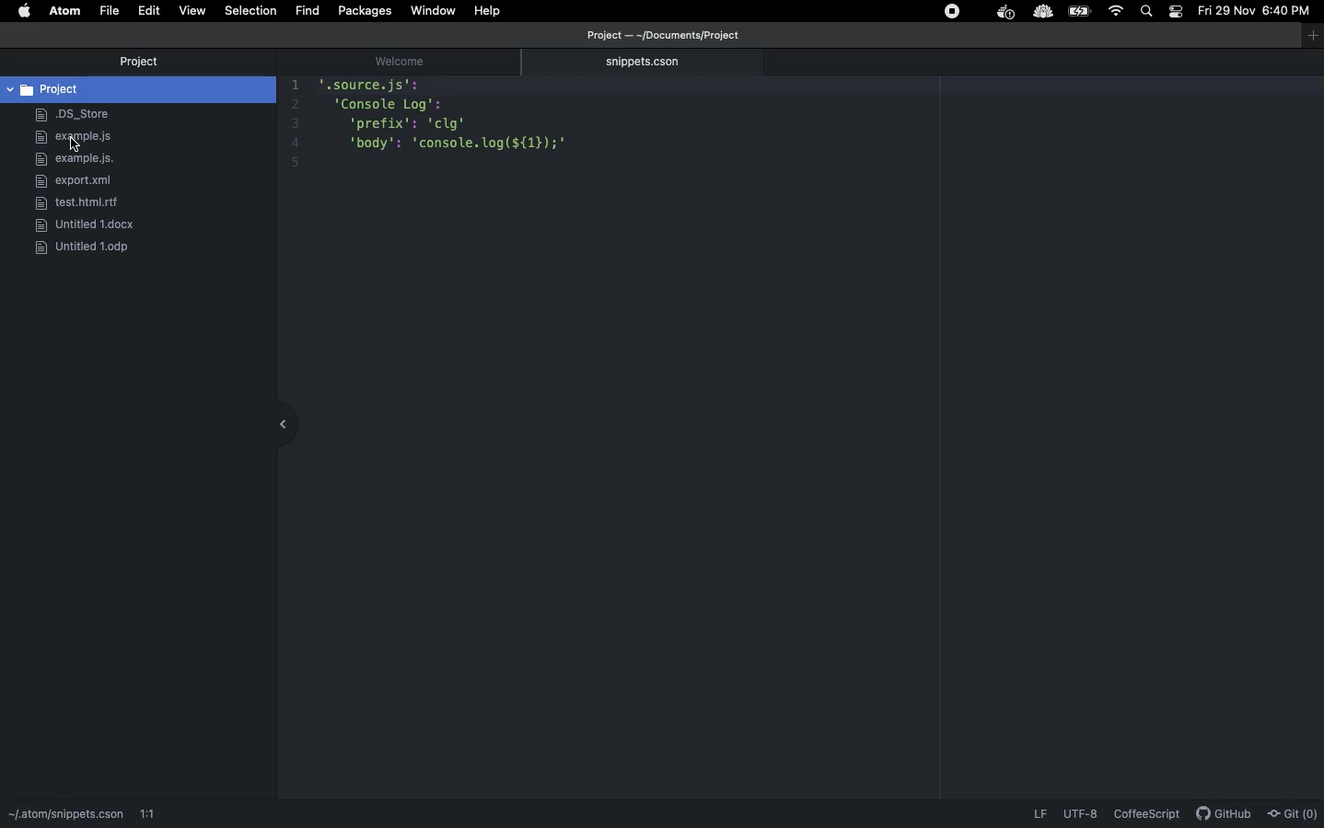 This screenshot has width=1324, height=828. I want to click on GitHub, so click(1222, 814).